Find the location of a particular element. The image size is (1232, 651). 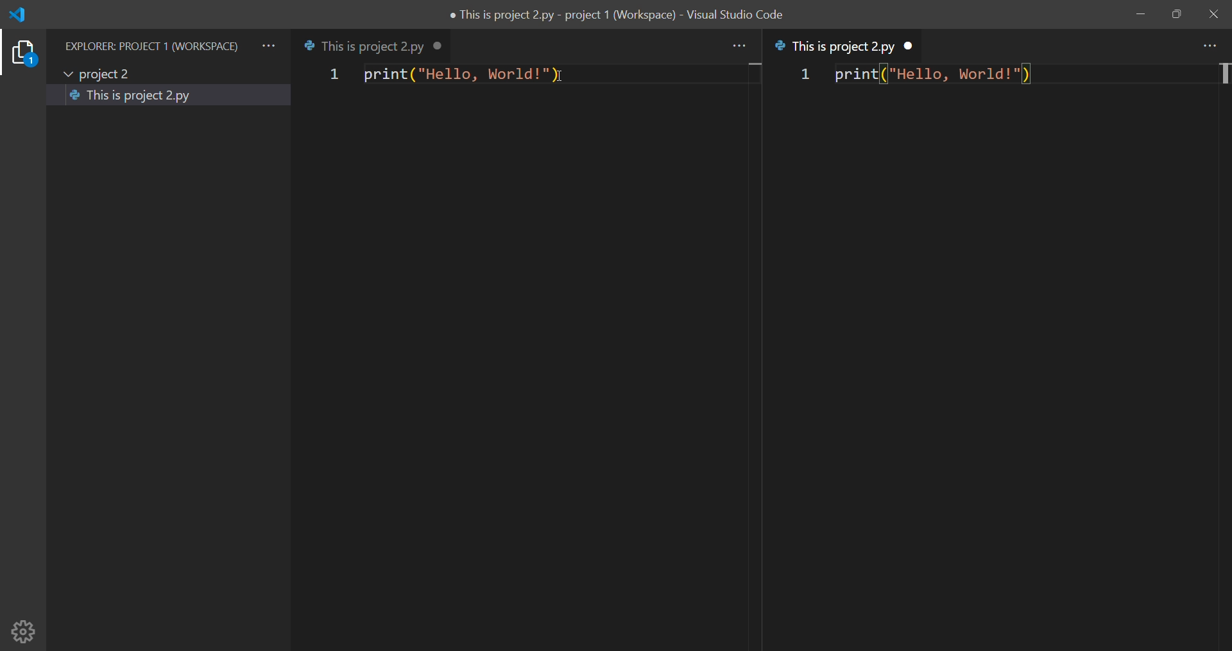

project2 is located at coordinates (103, 72).